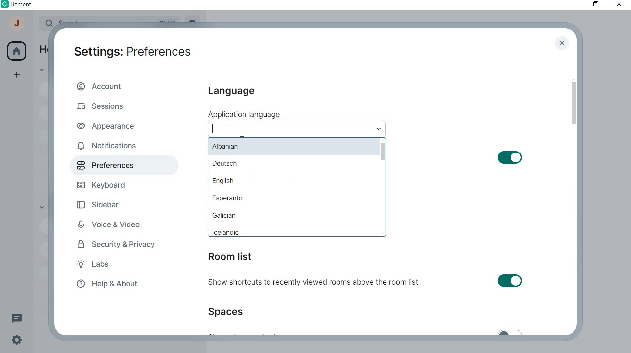 The image size is (631, 353). Describe the element at coordinates (242, 133) in the screenshot. I see `CURSOR` at that location.